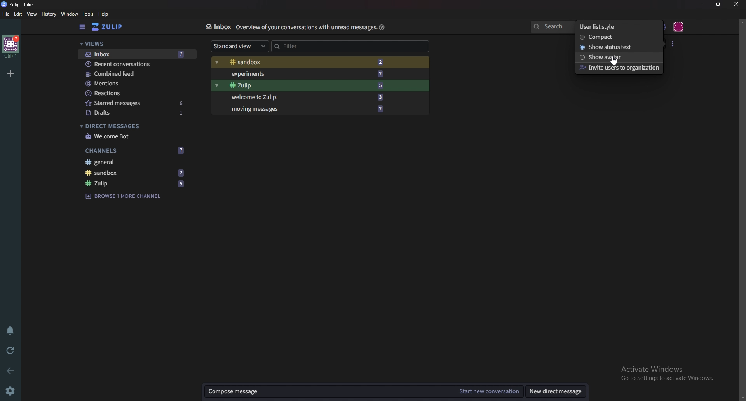  What do you see at coordinates (302, 62) in the screenshot?
I see `sandbox` at bounding box center [302, 62].